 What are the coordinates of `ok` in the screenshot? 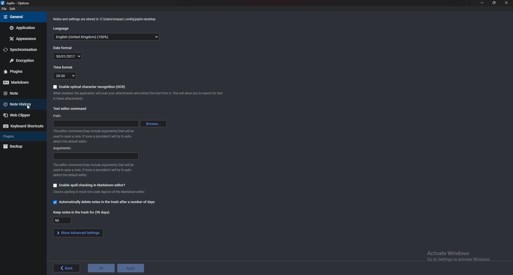 It's located at (100, 268).